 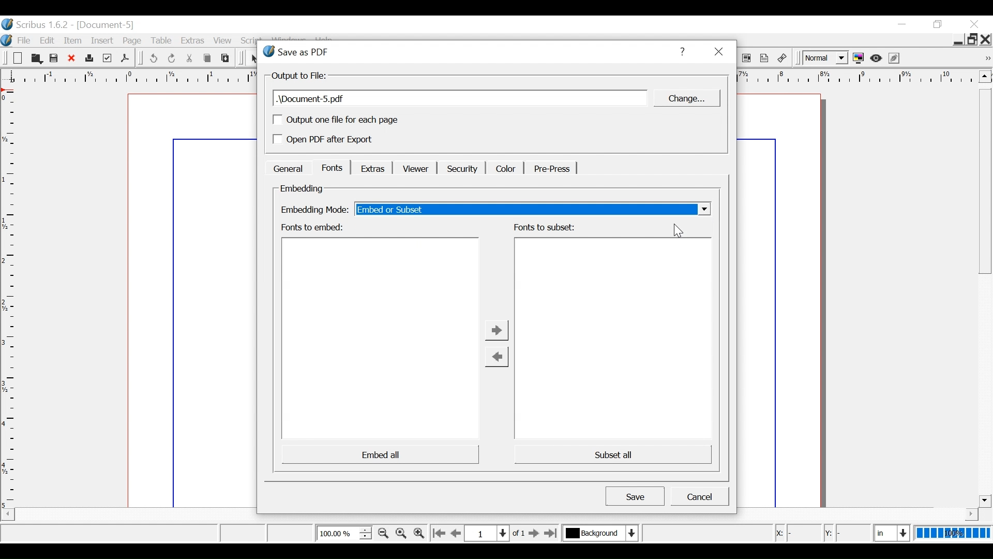 What do you see at coordinates (172, 58) in the screenshot?
I see `Redo` at bounding box center [172, 58].